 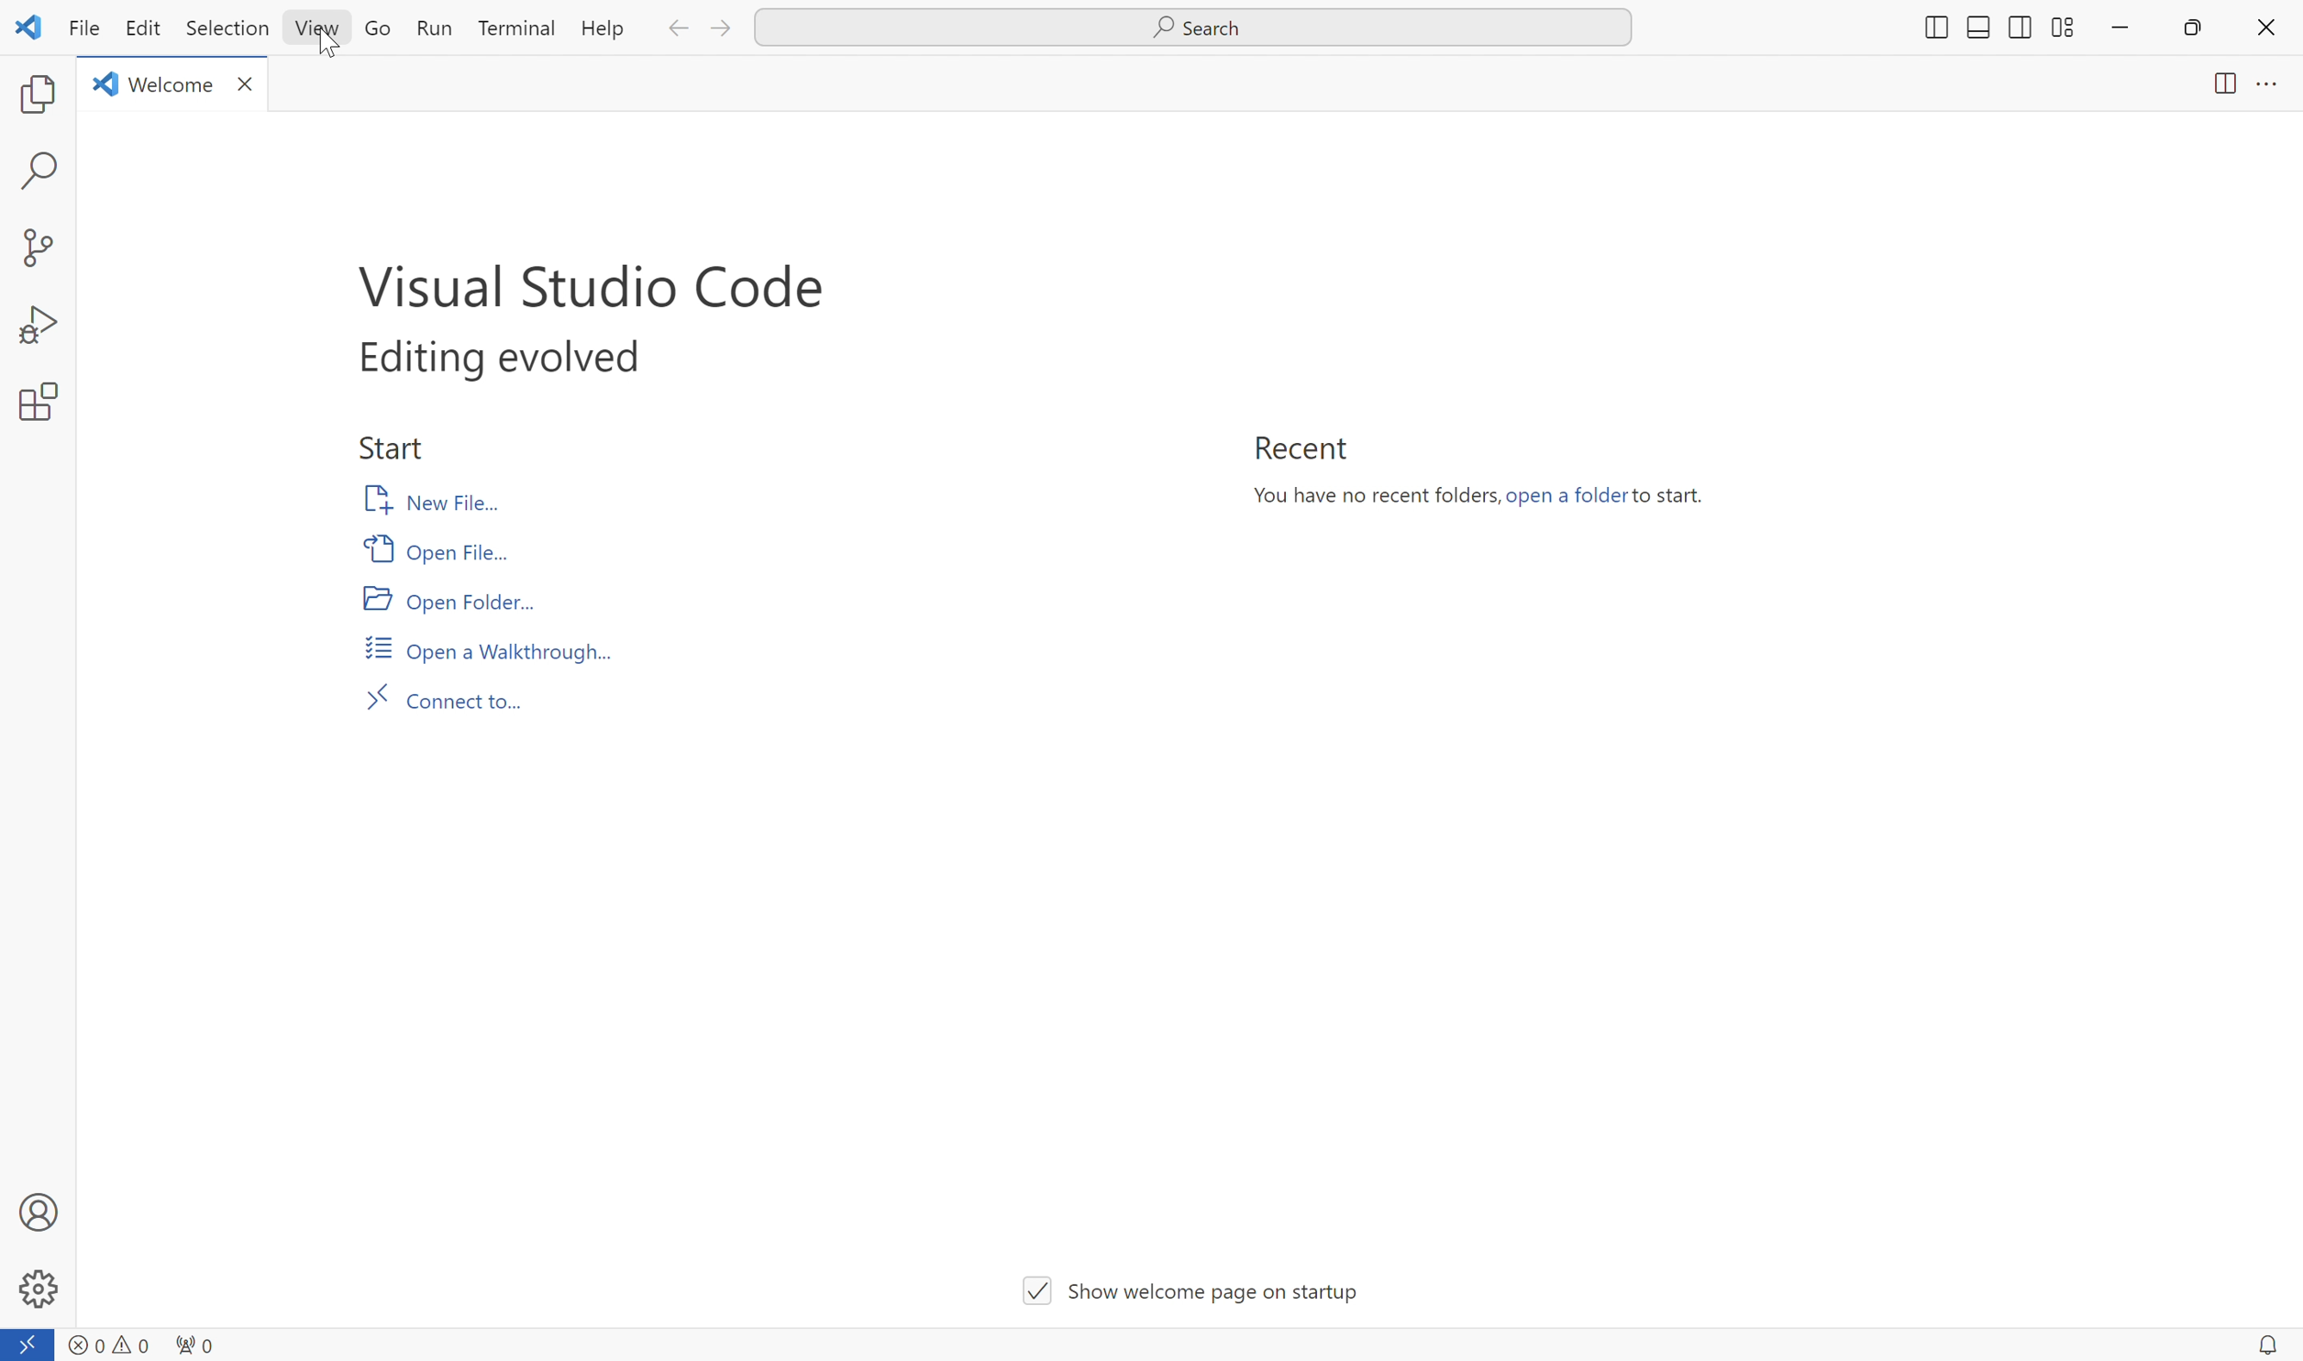 What do you see at coordinates (105, 1345) in the screenshot?
I see `errors` at bounding box center [105, 1345].